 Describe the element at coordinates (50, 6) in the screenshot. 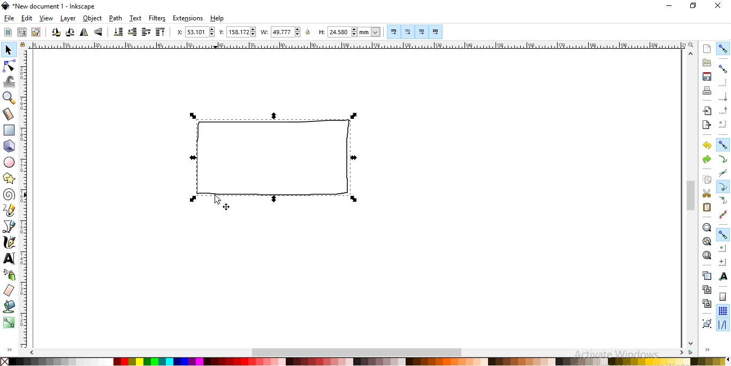

I see `new document 1 -Inkscape` at that location.